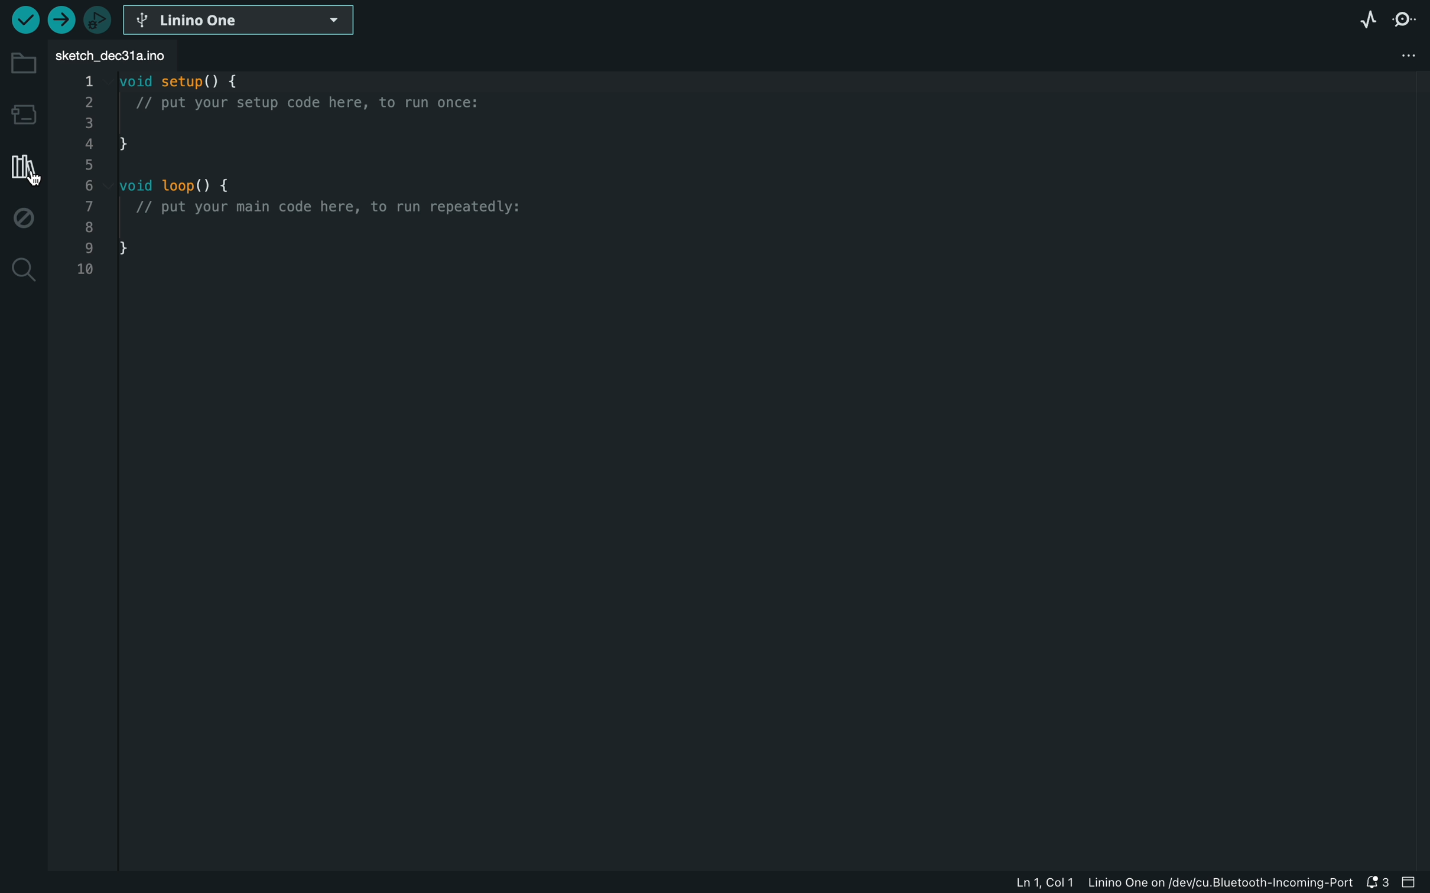  Describe the element at coordinates (1377, 882) in the screenshot. I see `notification` at that location.